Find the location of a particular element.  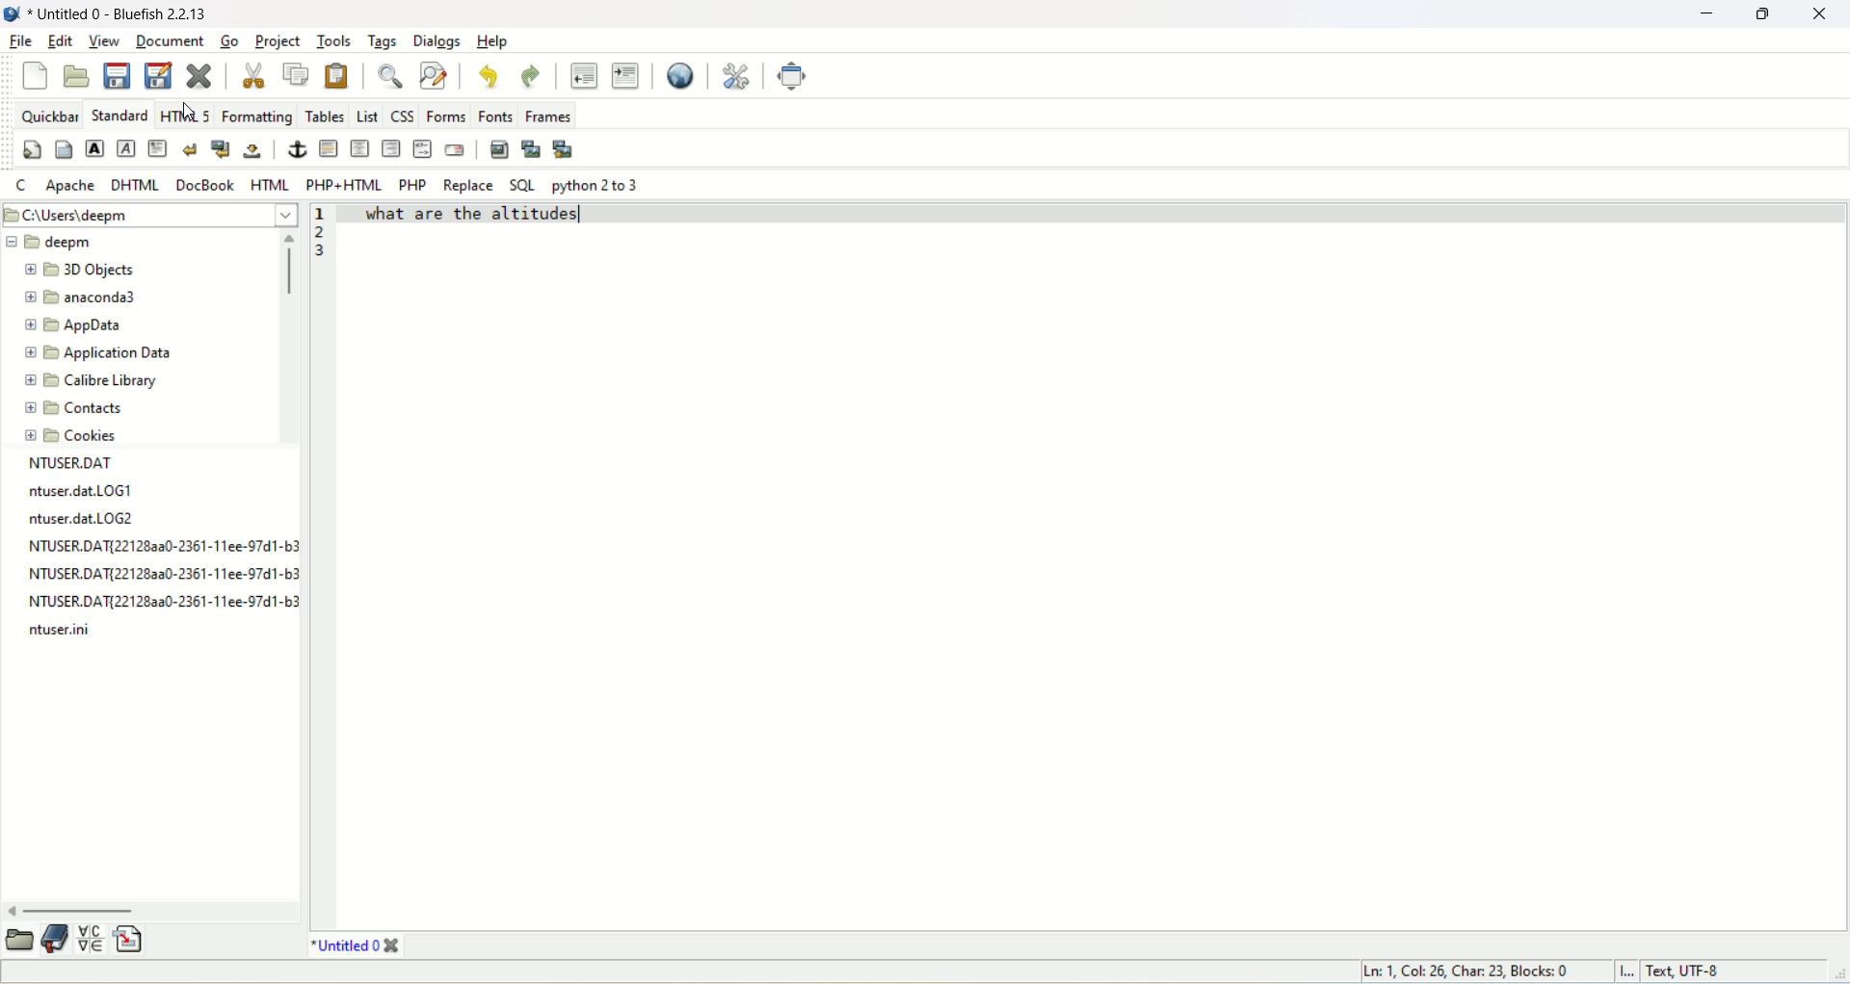

open is located at coordinates (18, 941).